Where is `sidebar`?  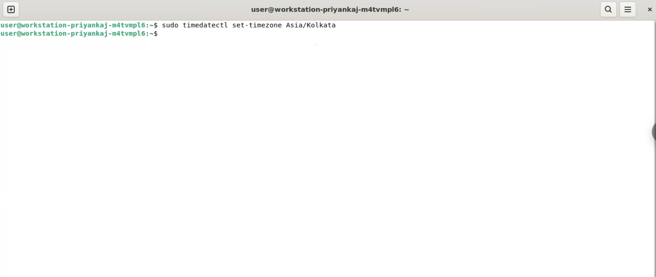 sidebar is located at coordinates (655, 130).